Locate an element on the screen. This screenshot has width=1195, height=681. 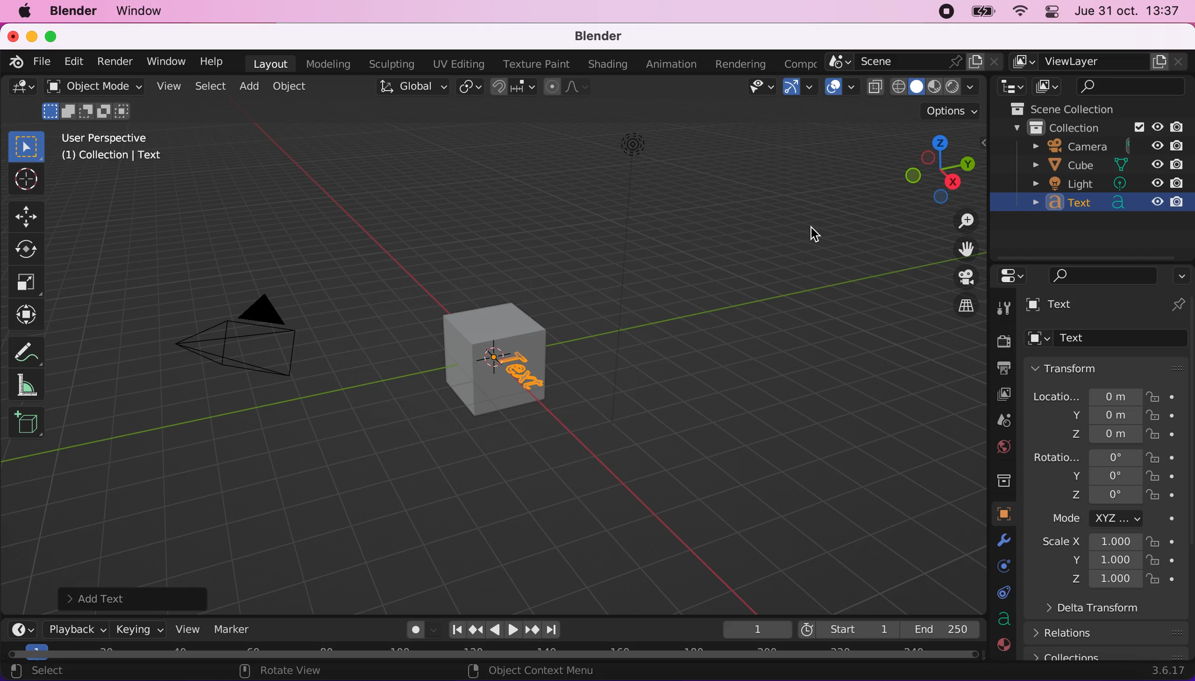
location... 0m is located at coordinates (1085, 396).